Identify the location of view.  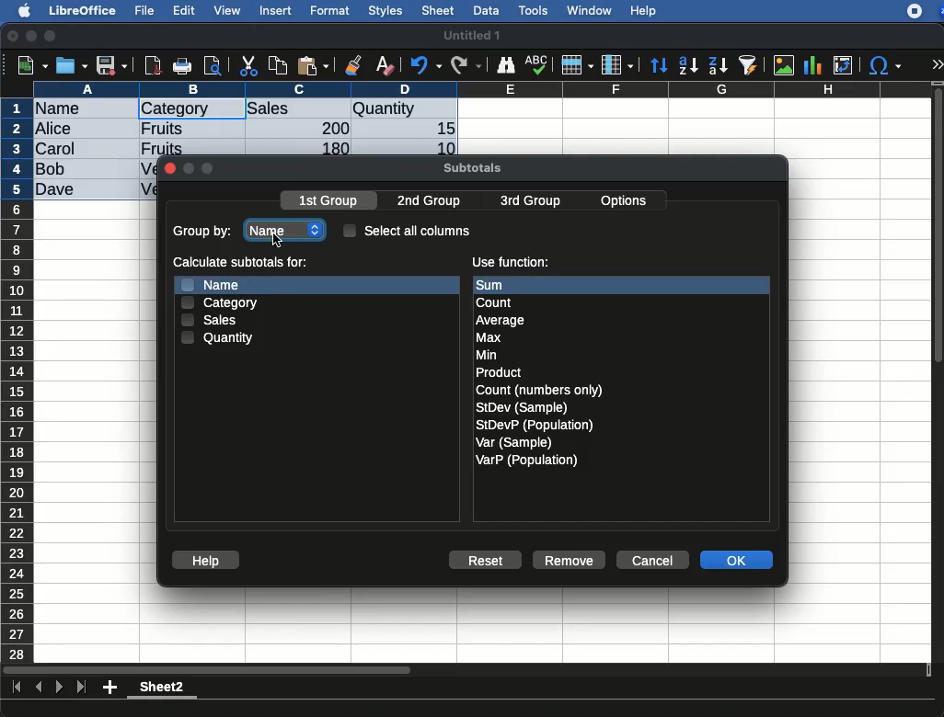
(227, 10).